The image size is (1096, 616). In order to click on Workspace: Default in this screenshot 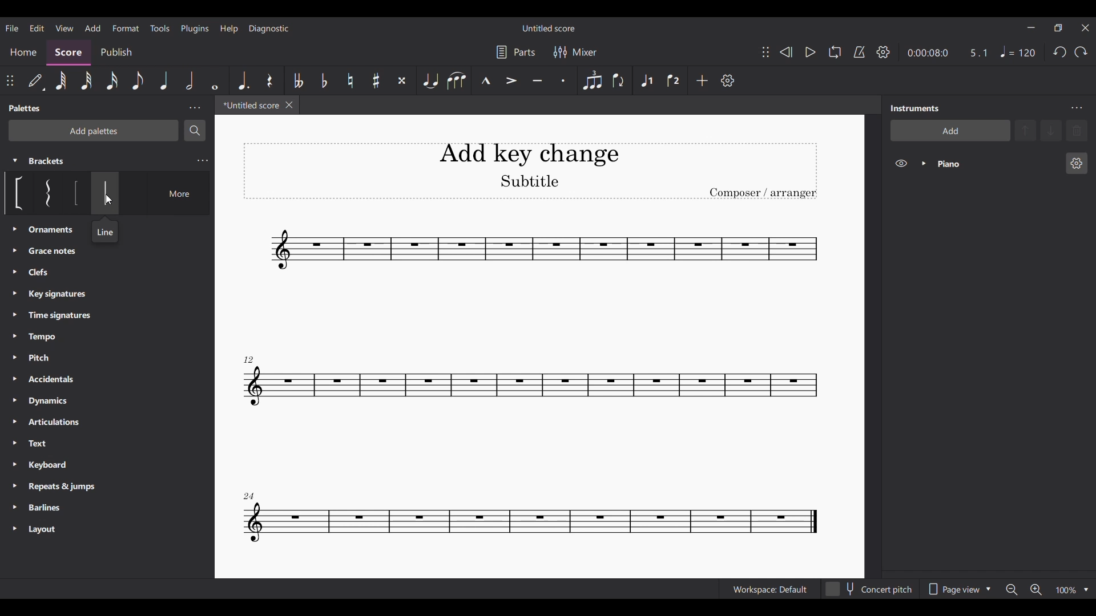, I will do `click(770, 589)`.